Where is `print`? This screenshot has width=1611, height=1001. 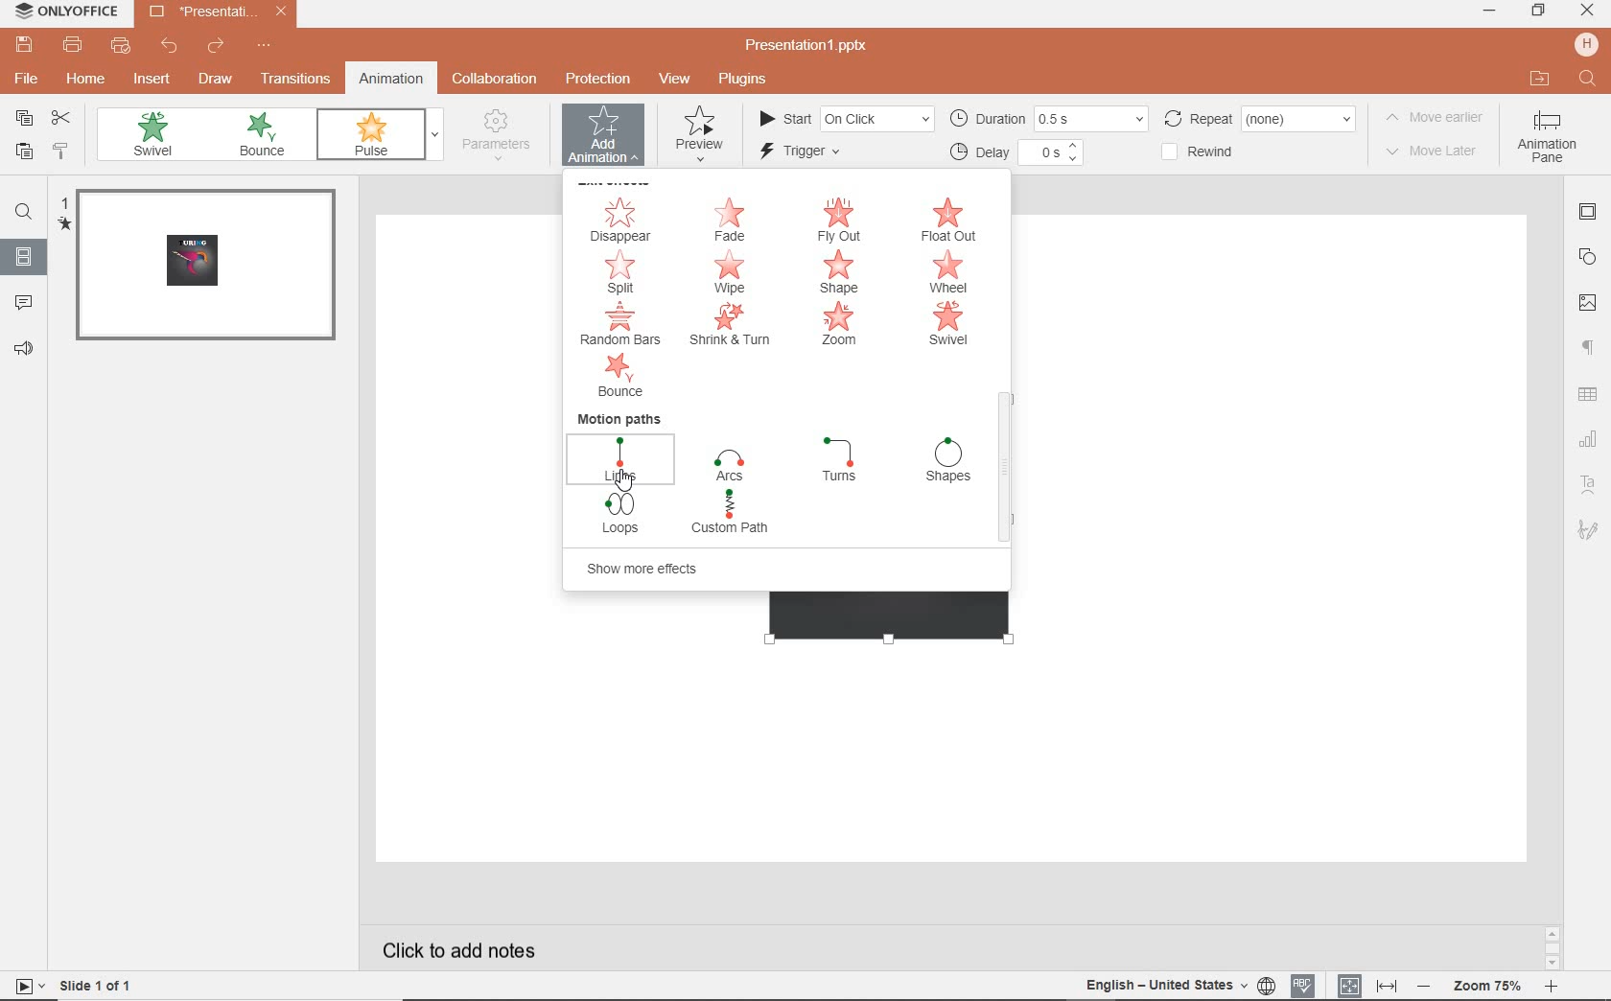 print is located at coordinates (72, 44).